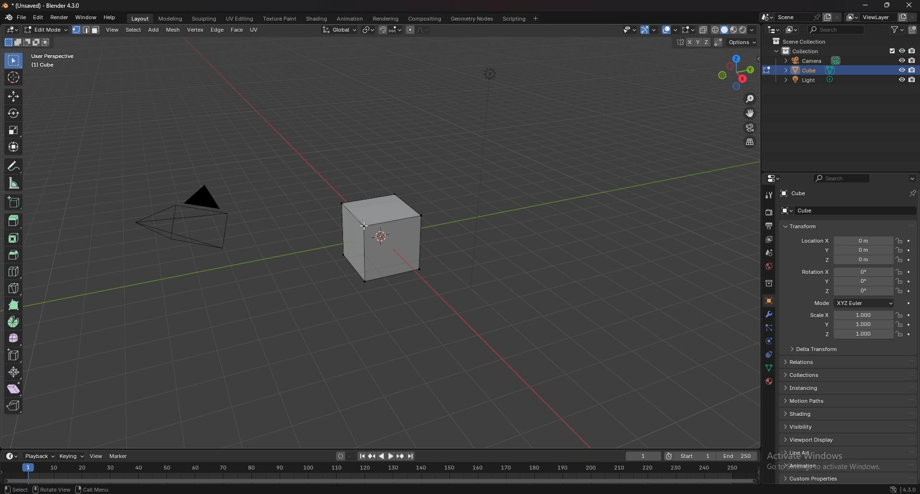  What do you see at coordinates (13, 30) in the screenshot?
I see `editor type` at bounding box center [13, 30].